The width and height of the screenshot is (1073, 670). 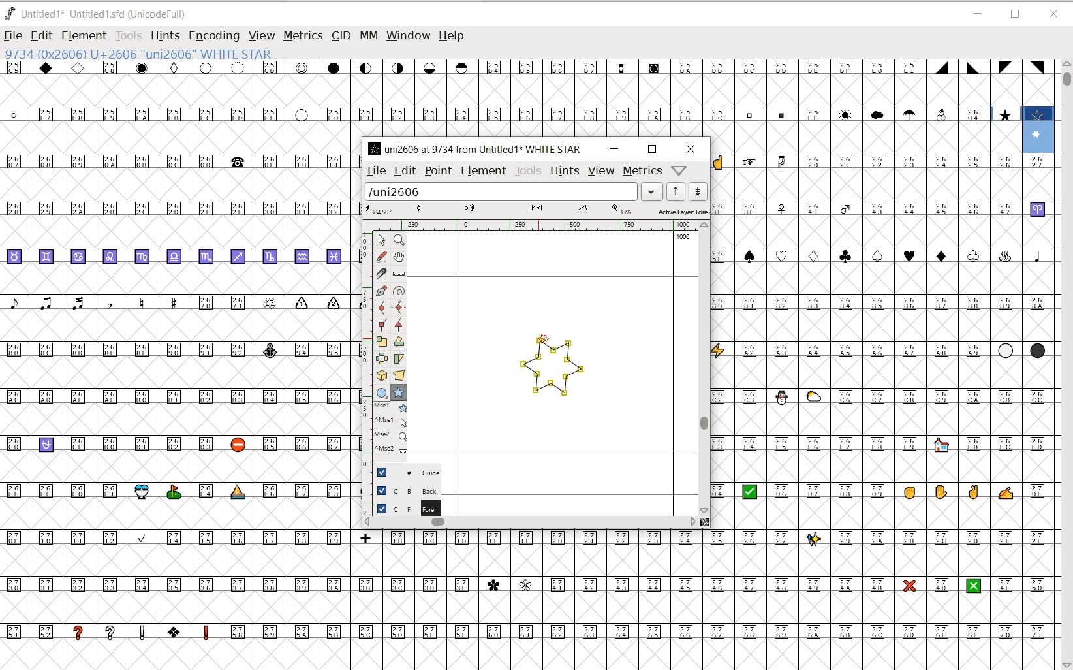 I want to click on OCCURENCES OF EDITING TOOLS ON THE WINDOW, so click(x=392, y=428).